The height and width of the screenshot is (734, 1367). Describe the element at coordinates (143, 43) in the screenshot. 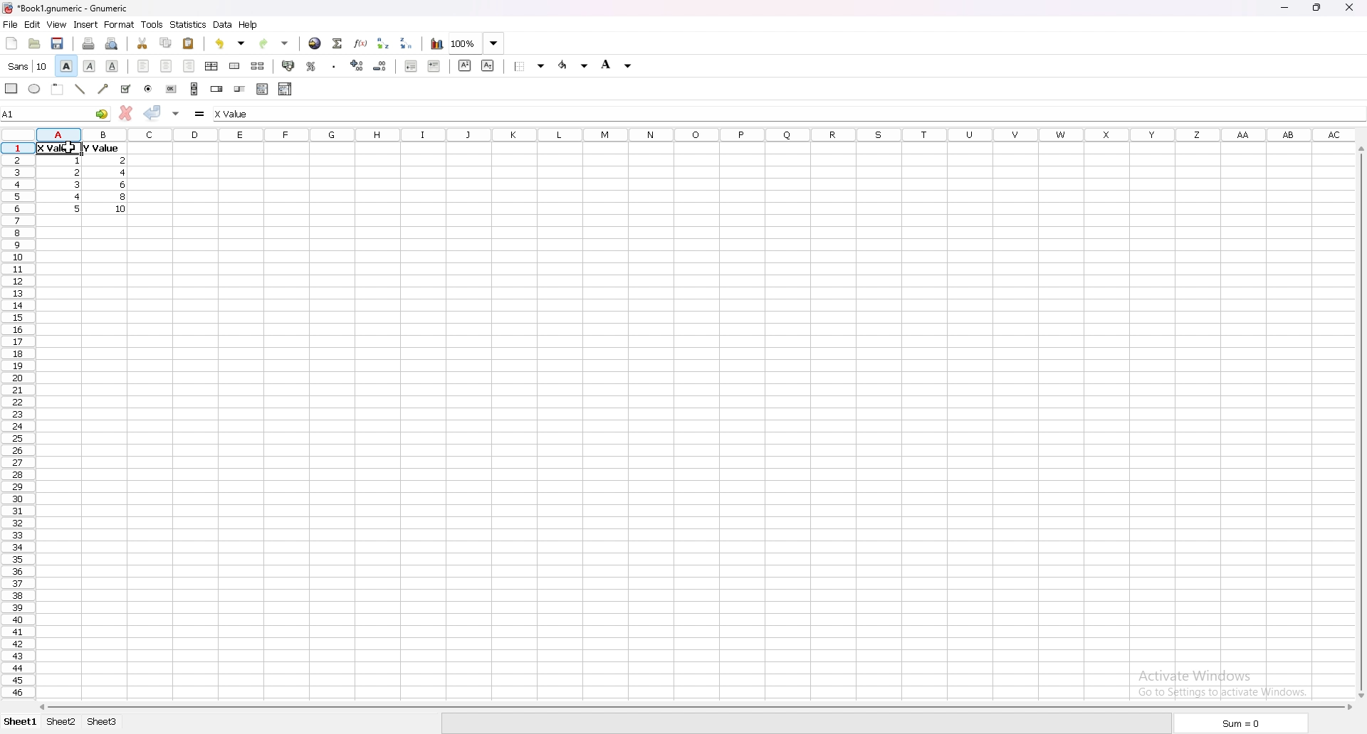

I see `cut` at that location.